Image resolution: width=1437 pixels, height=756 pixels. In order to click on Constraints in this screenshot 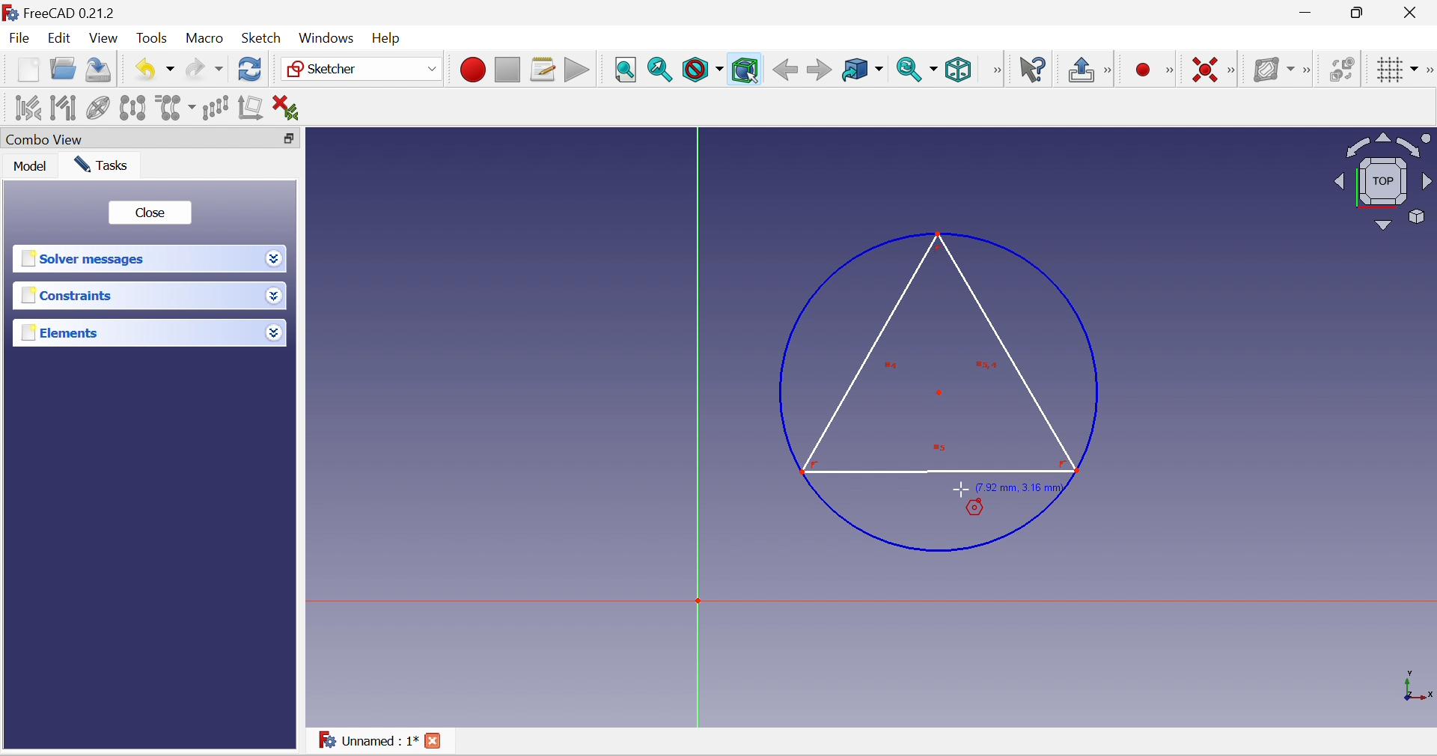, I will do `click(135, 296)`.